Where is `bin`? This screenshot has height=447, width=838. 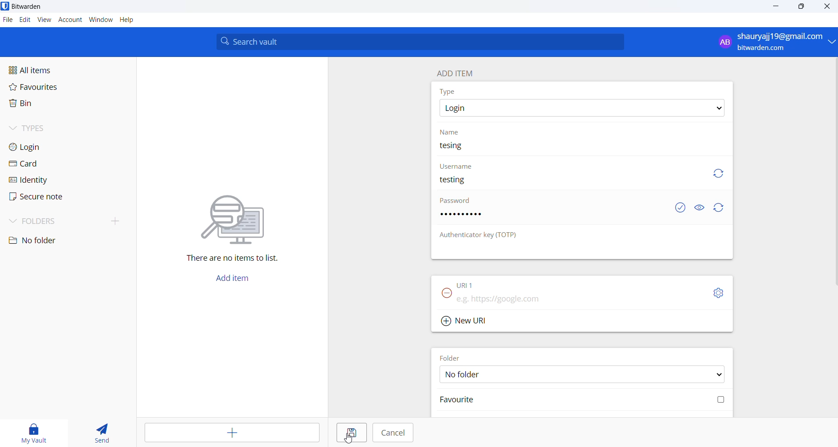 bin is located at coordinates (45, 106).